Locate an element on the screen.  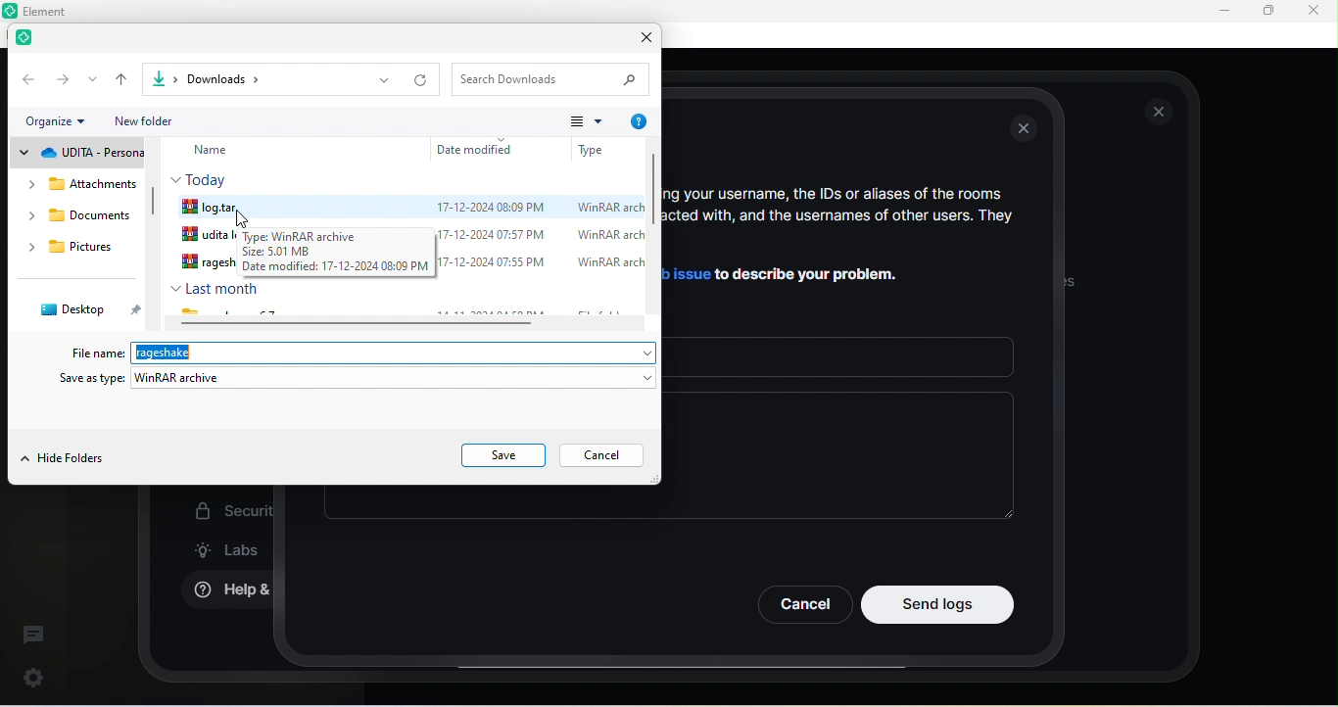
forward is located at coordinates (63, 78).